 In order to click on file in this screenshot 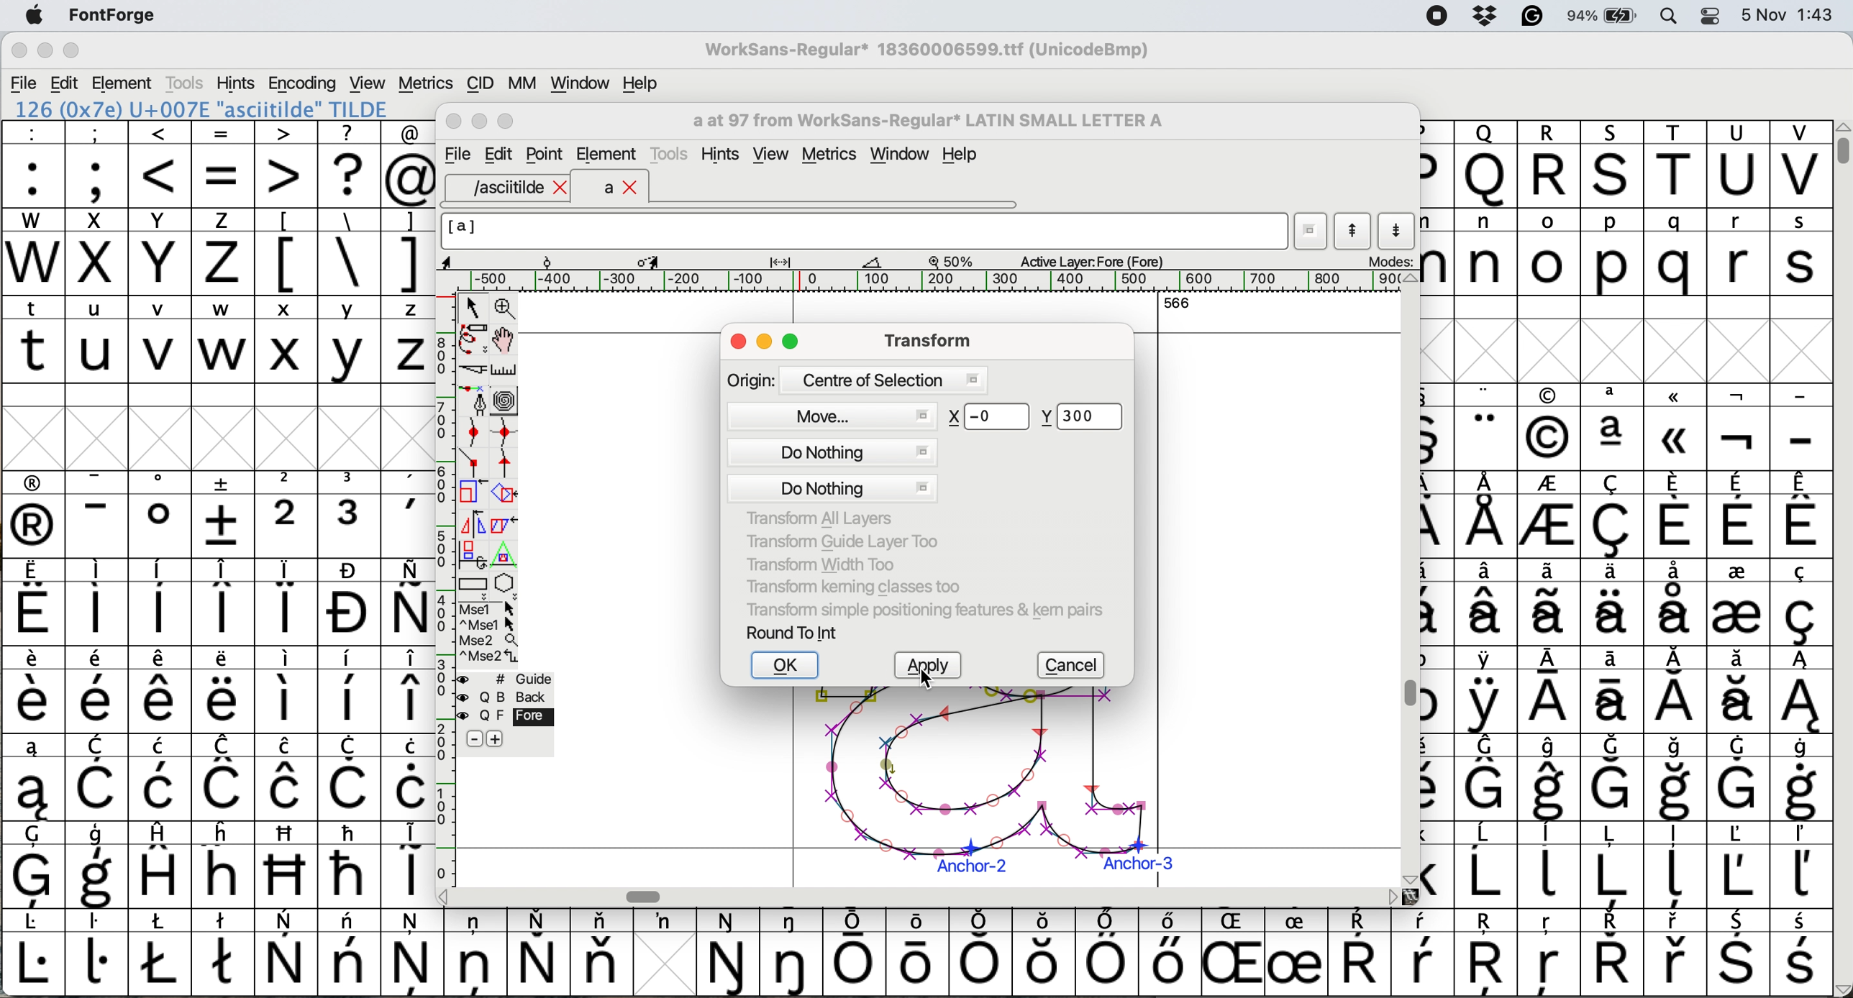, I will do `click(24, 83)`.